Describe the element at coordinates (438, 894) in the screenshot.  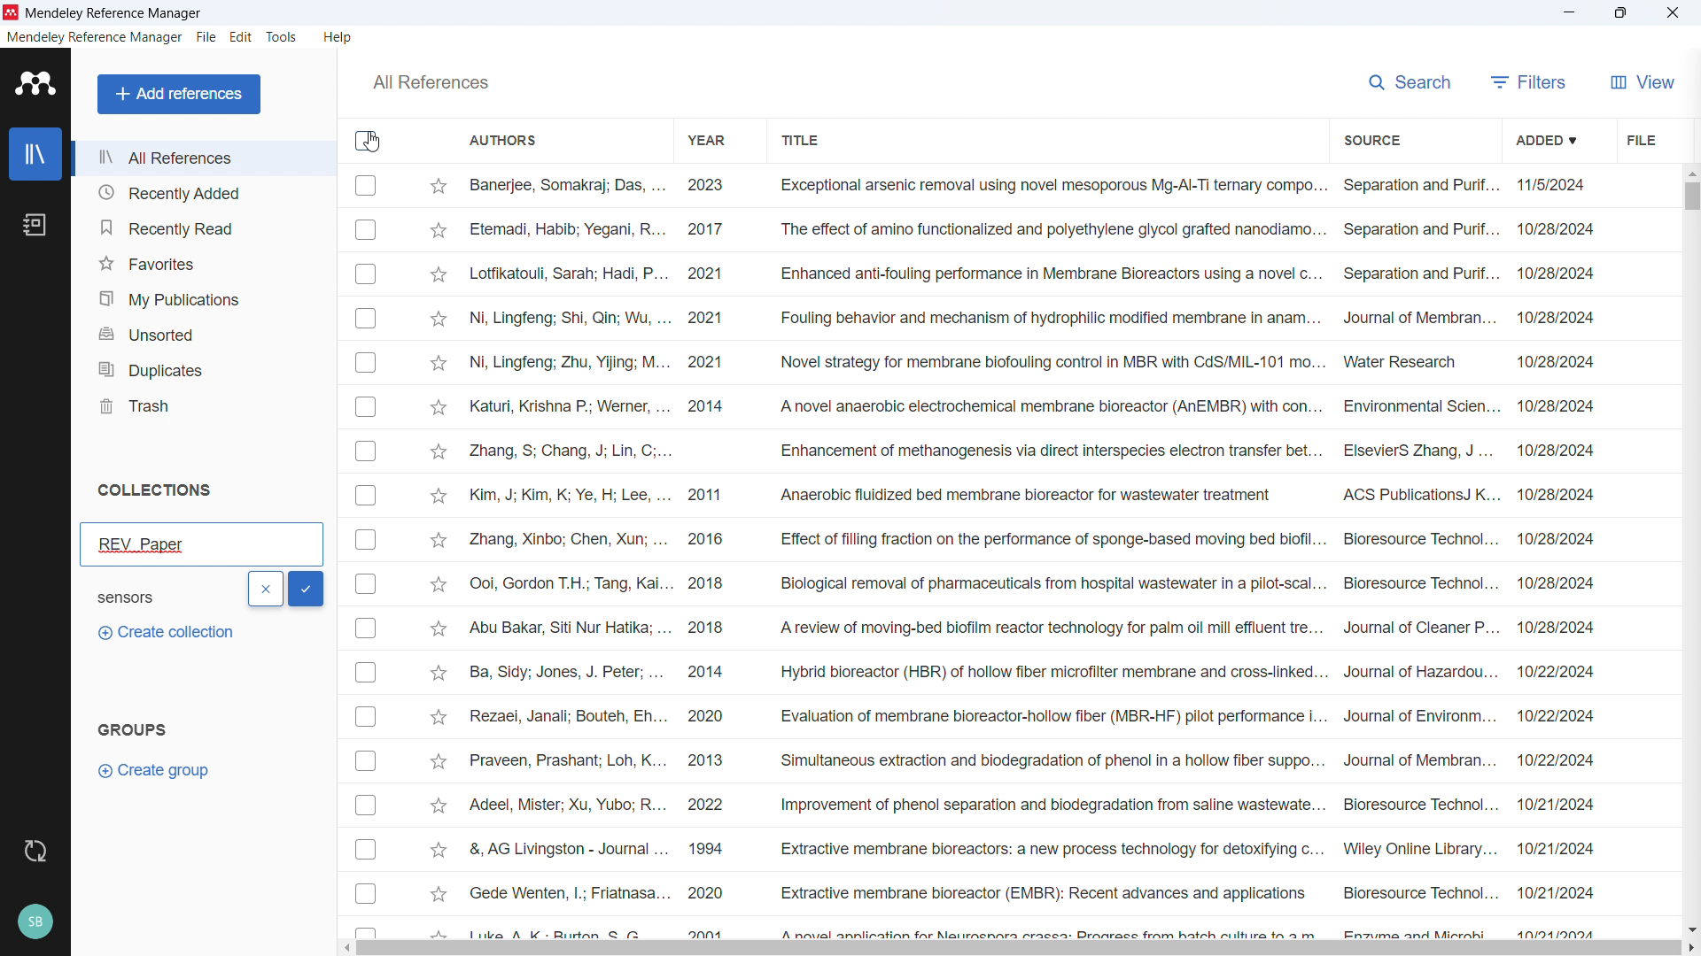
I see `Star mark respective publication` at that location.